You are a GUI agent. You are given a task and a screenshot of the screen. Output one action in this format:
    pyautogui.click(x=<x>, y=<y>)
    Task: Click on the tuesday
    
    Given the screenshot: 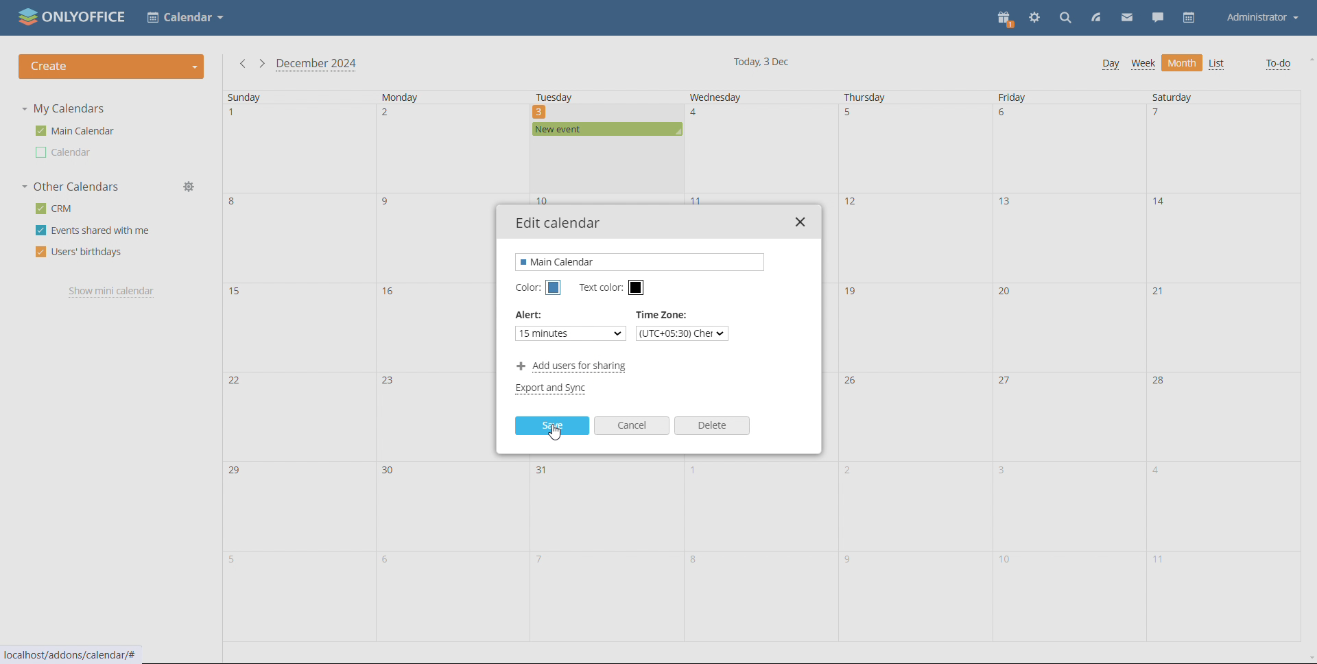 What is the action you would take?
    pyautogui.click(x=588, y=97)
    